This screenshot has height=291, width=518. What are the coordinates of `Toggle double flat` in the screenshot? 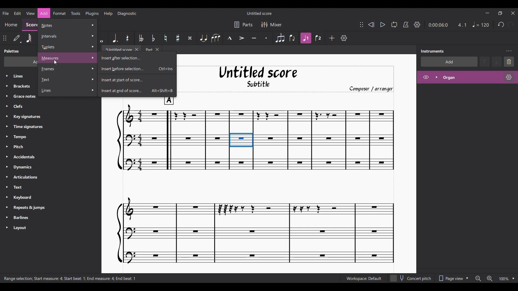 It's located at (141, 38).